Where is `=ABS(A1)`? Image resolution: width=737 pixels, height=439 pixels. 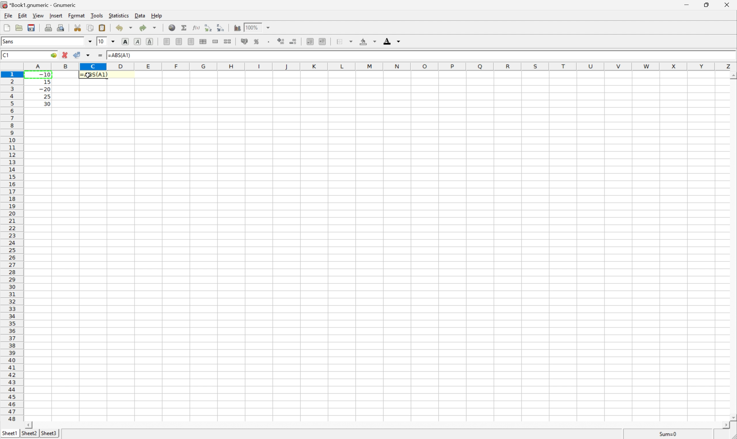
=ABS(A1) is located at coordinates (121, 54).